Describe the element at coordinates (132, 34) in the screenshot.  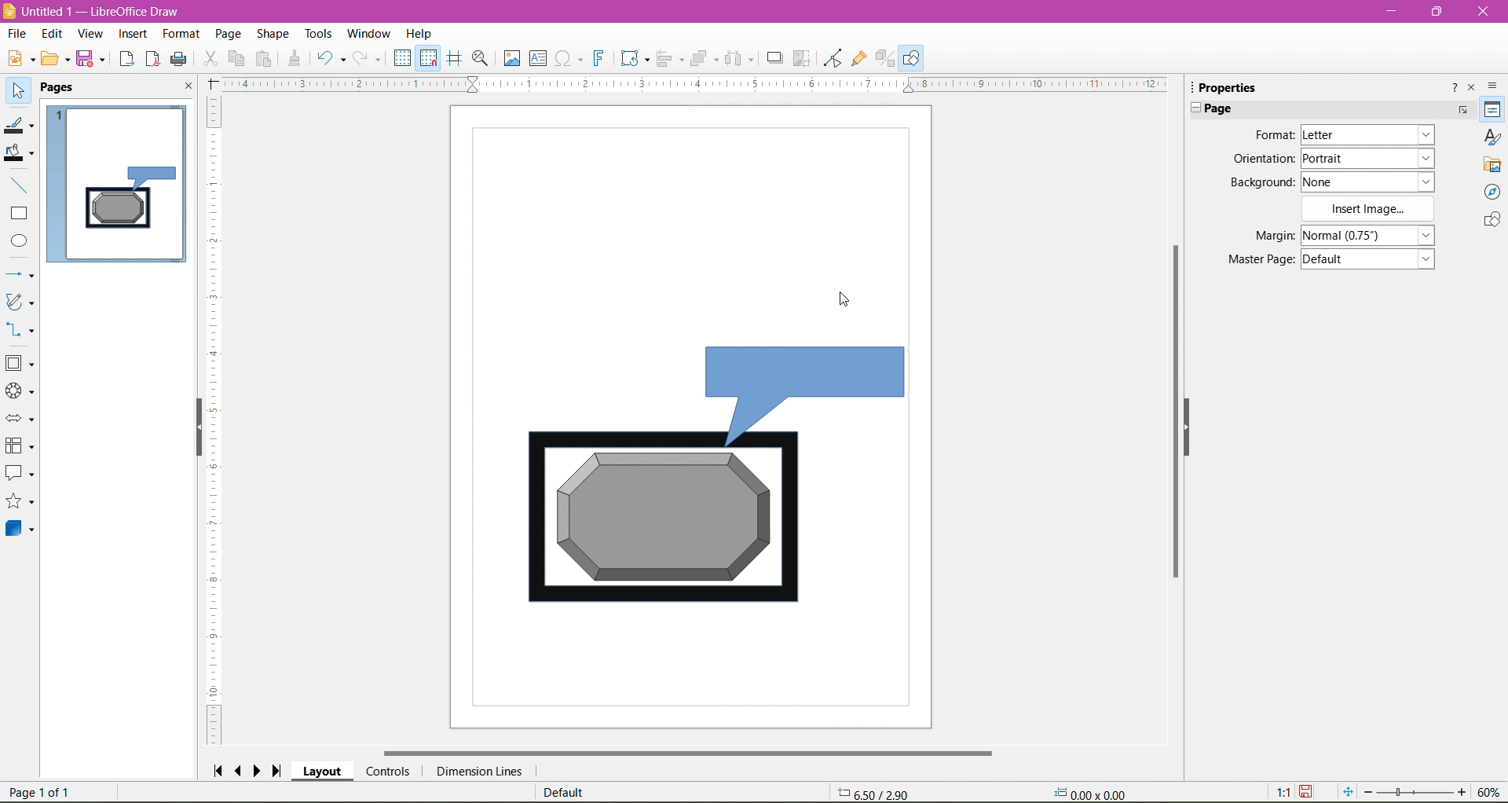
I see `Insert` at that location.